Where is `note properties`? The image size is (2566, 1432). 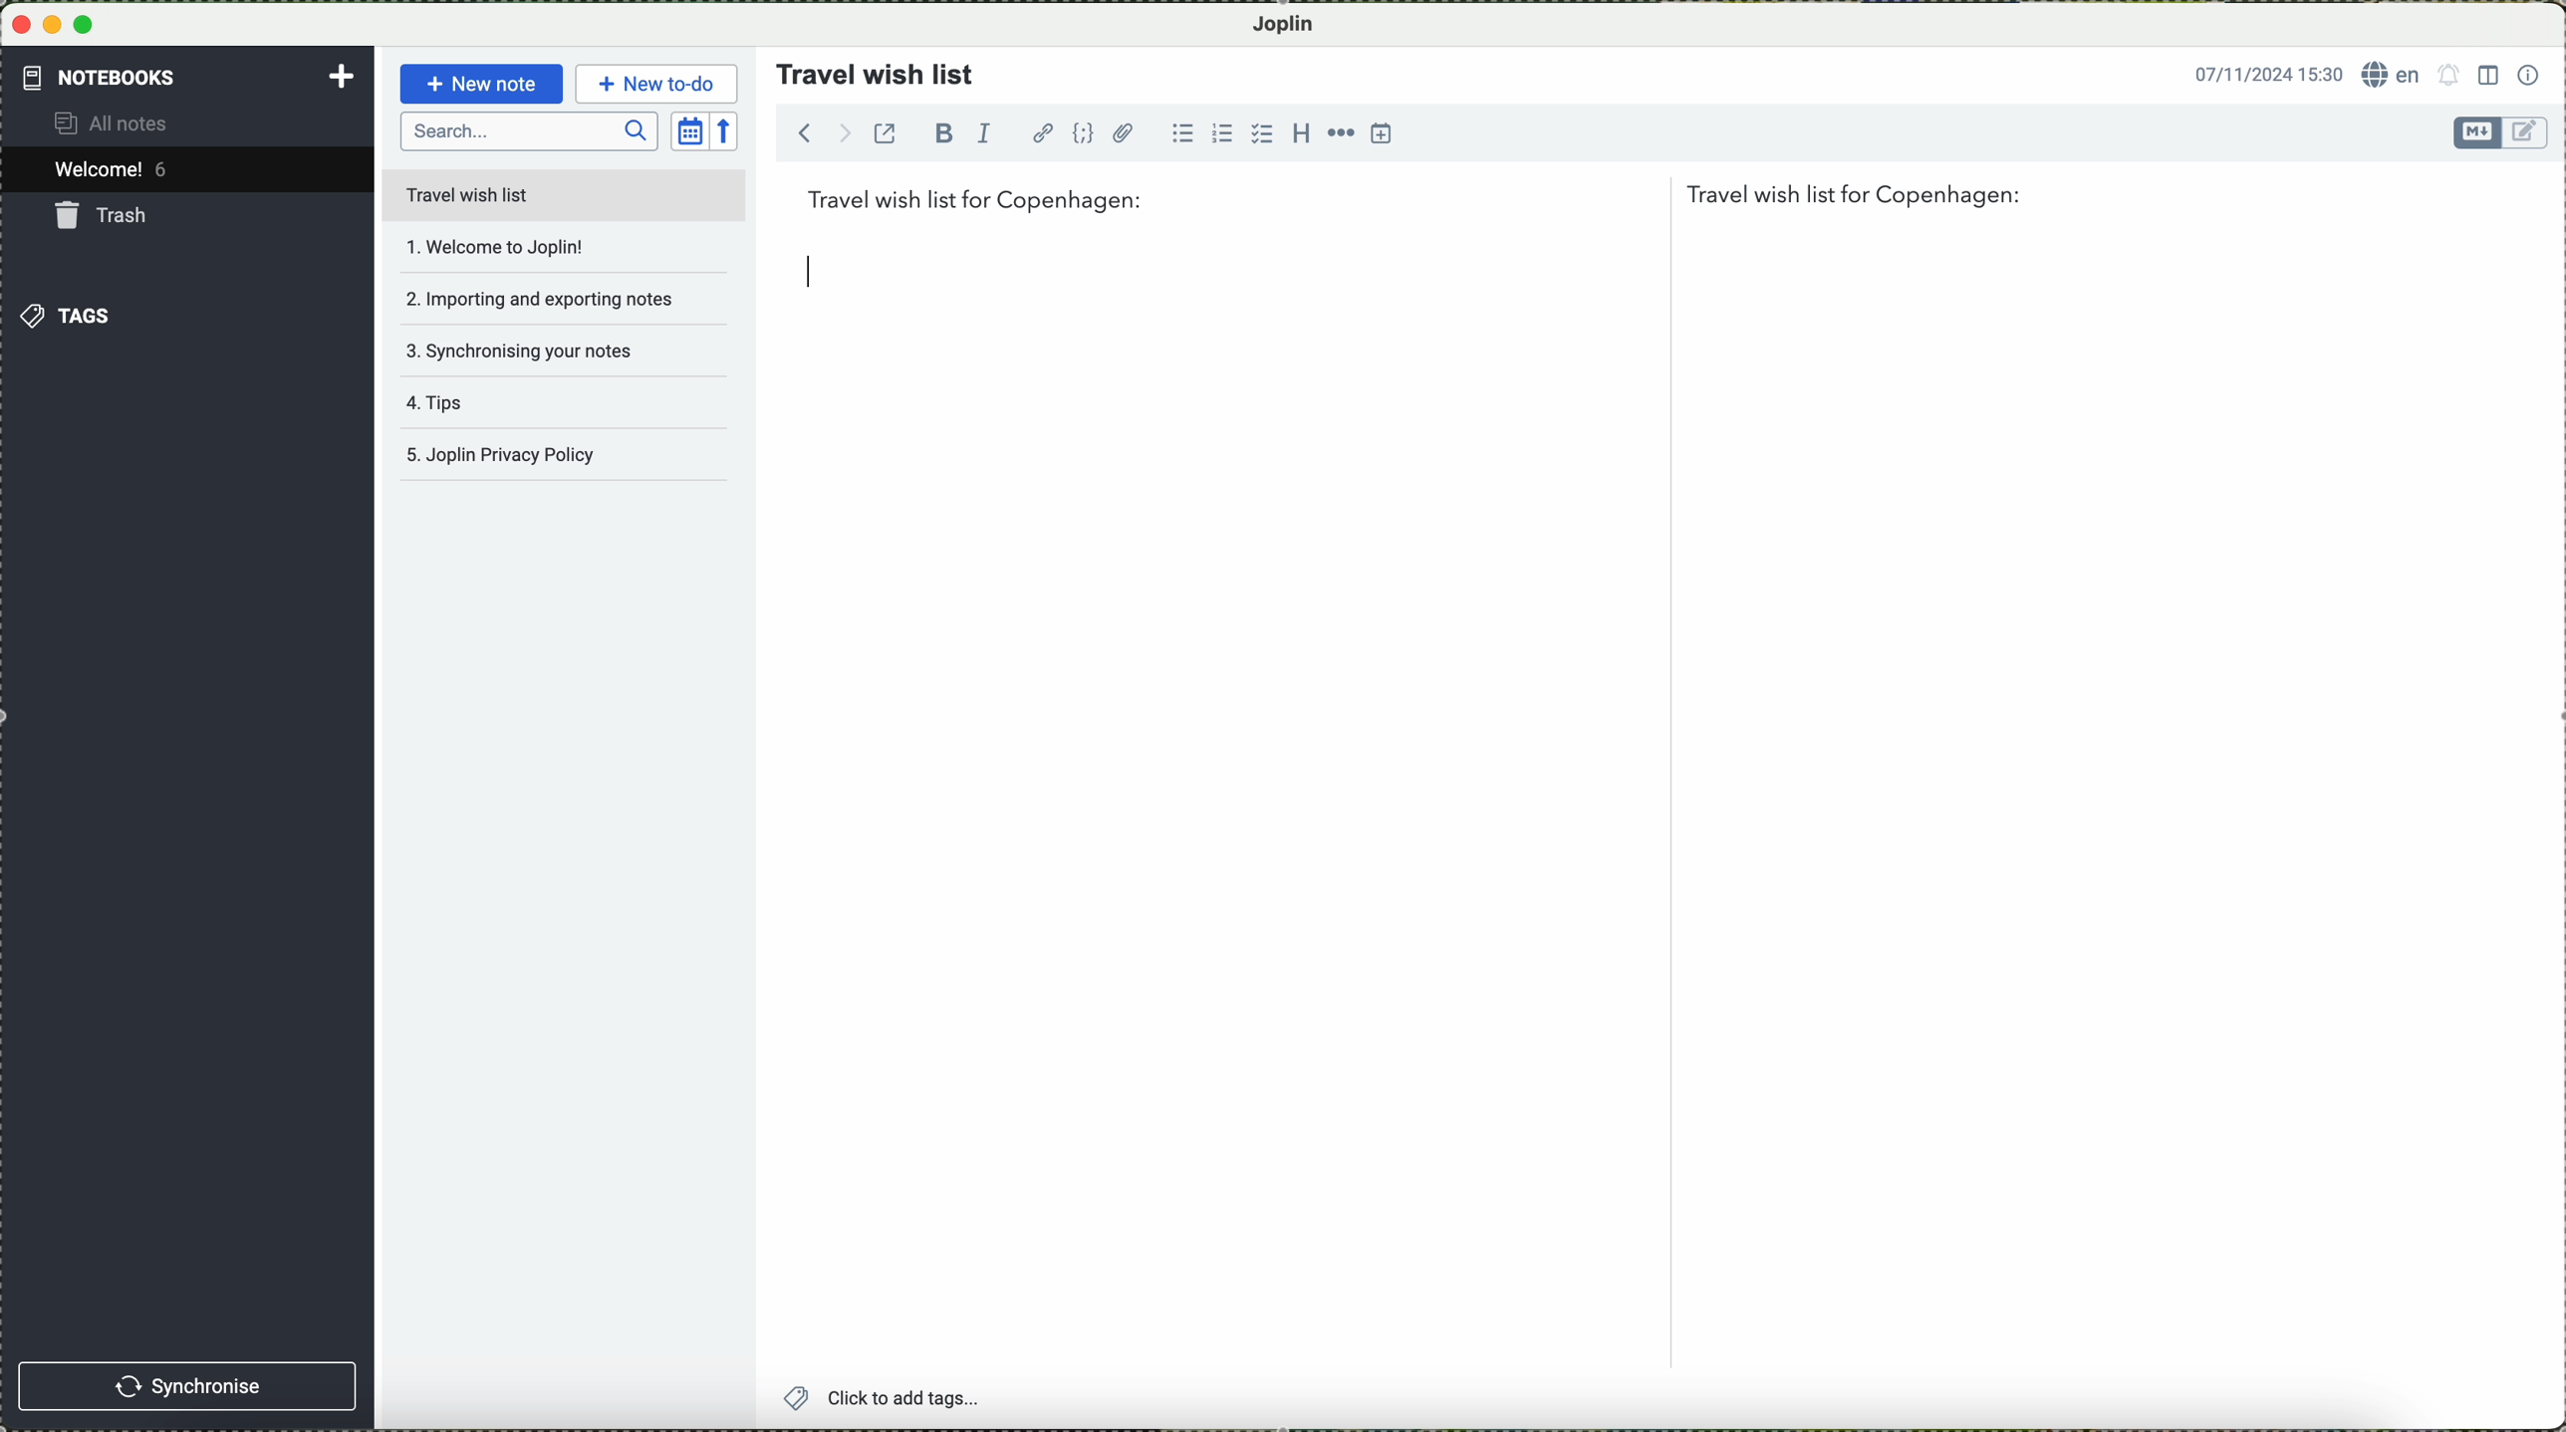 note properties is located at coordinates (2529, 73).